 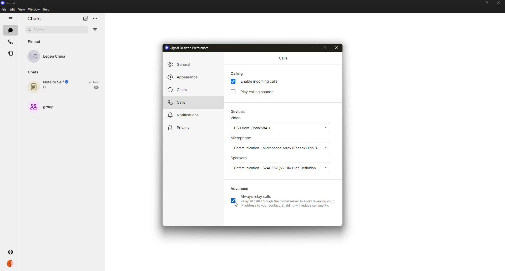 What do you see at coordinates (240, 158) in the screenshot?
I see `speakers` at bounding box center [240, 158].